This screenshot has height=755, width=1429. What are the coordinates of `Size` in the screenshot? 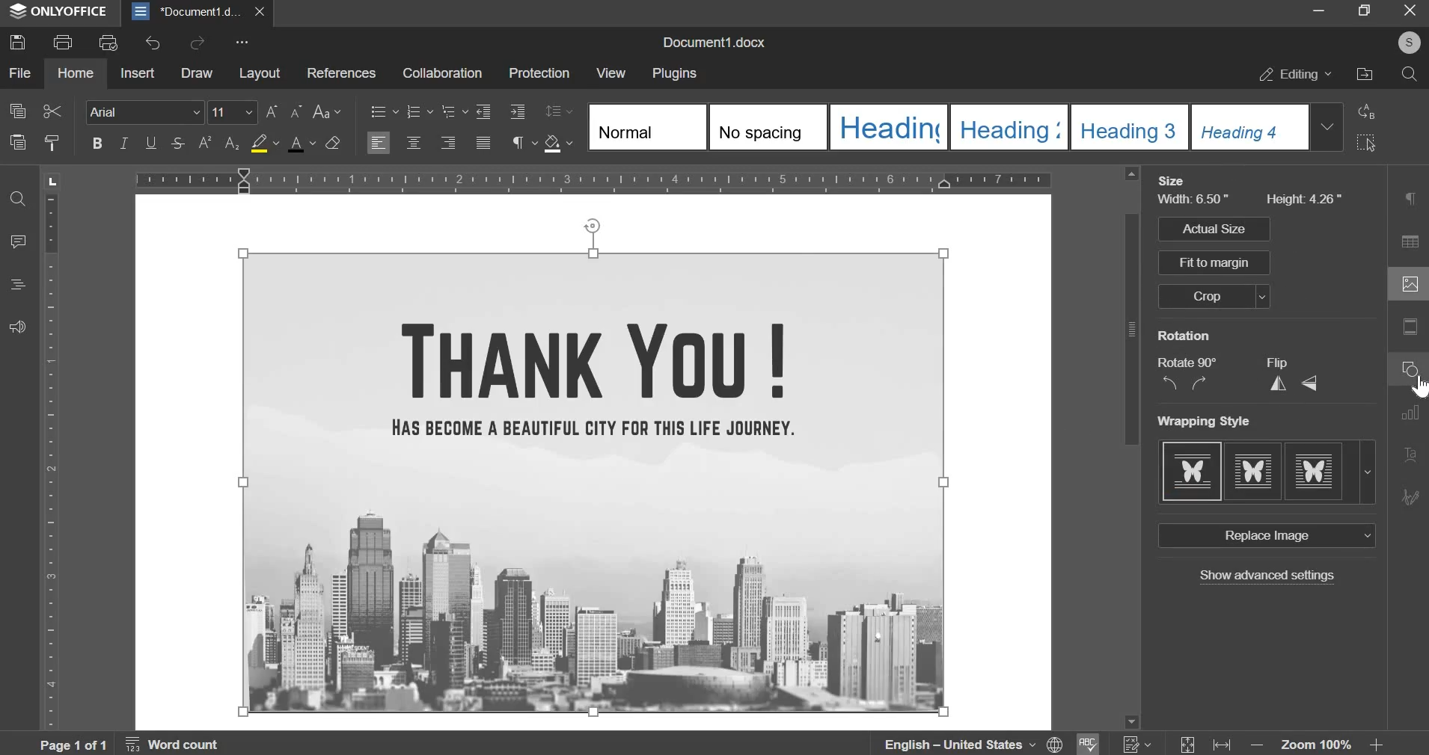 It's located at (1172, 182).